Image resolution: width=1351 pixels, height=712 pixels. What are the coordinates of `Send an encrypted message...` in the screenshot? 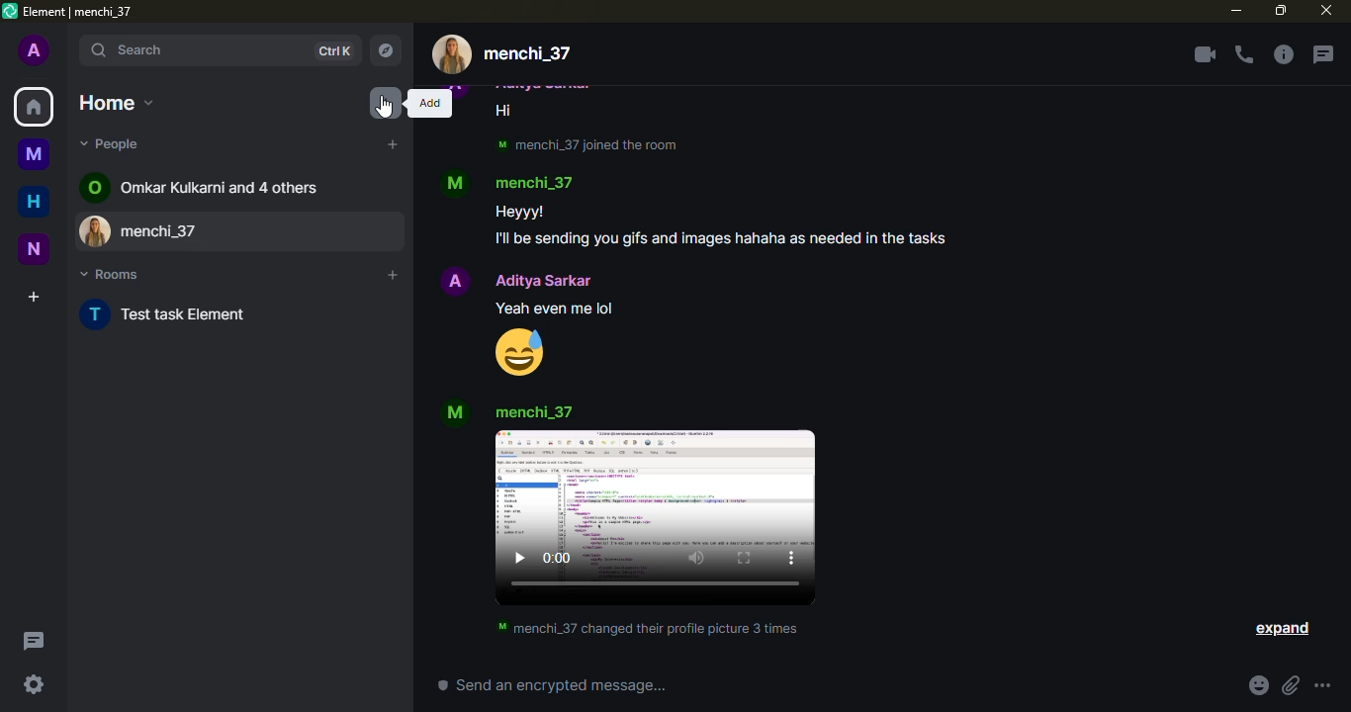 It's located at (552, 684).